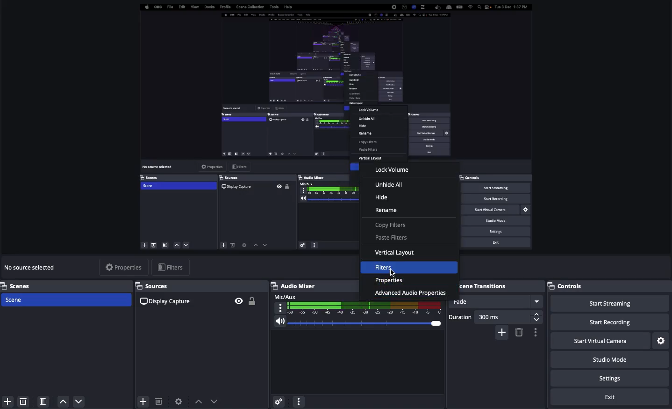  What do you see at coordinates (214, 401) in the screenshot?
I see `Move down` at bounding box center [214, 401].